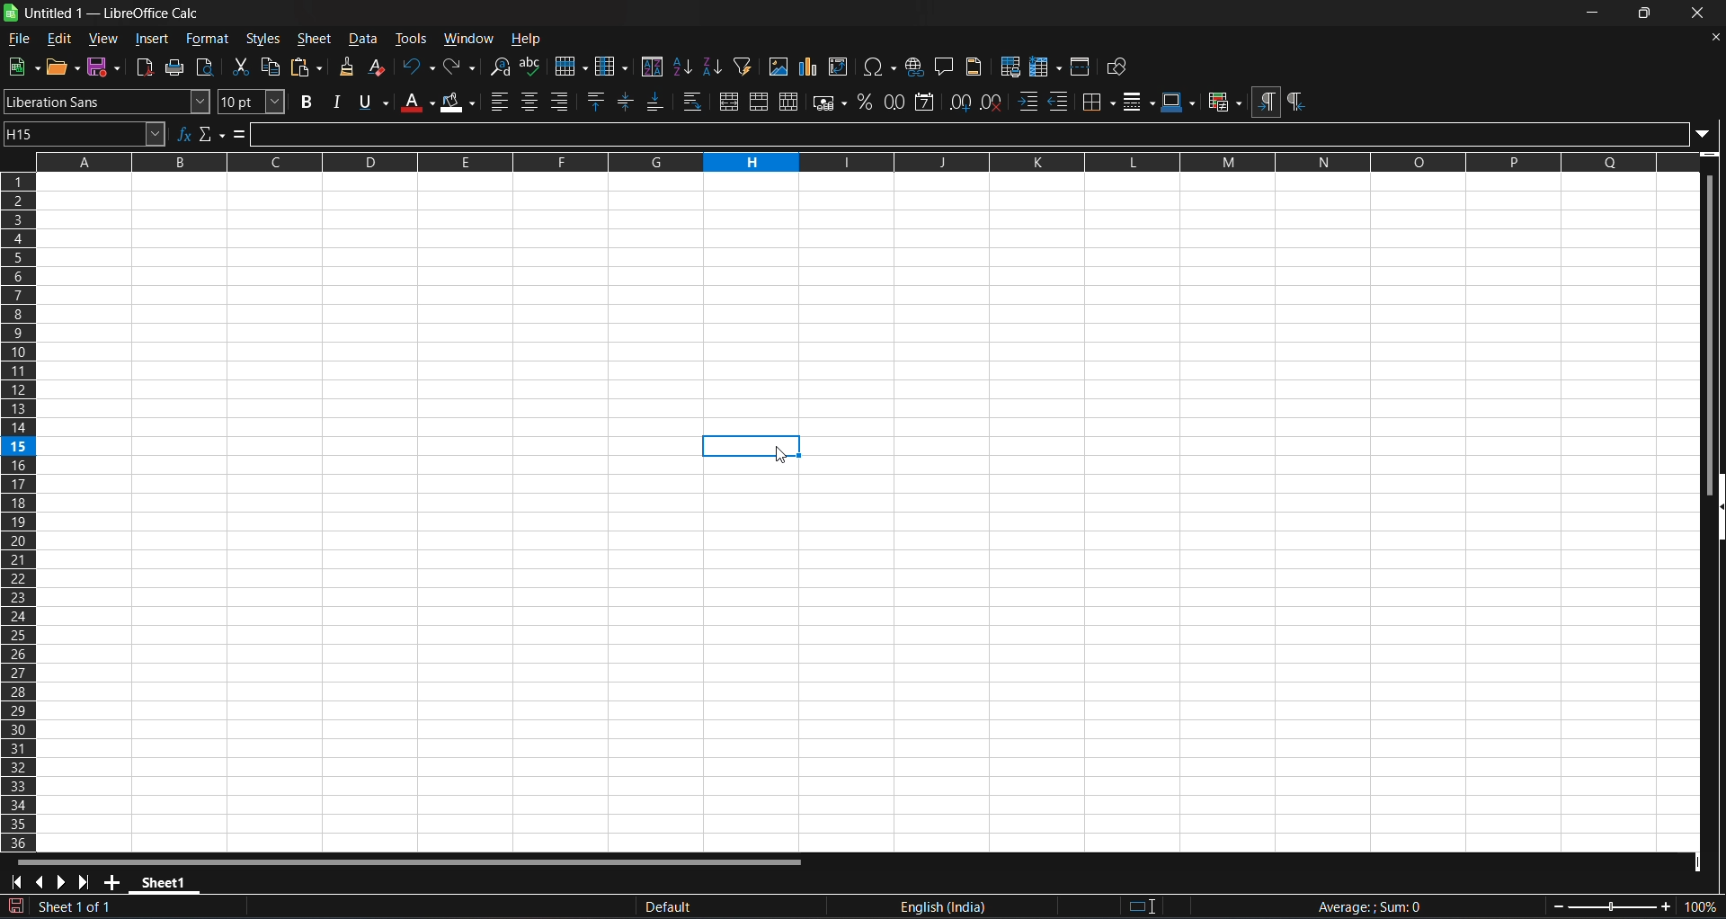  What do you see at coordinates (461, 68) in the screenshot?
I see `redo` at bounding box center [461, 68].